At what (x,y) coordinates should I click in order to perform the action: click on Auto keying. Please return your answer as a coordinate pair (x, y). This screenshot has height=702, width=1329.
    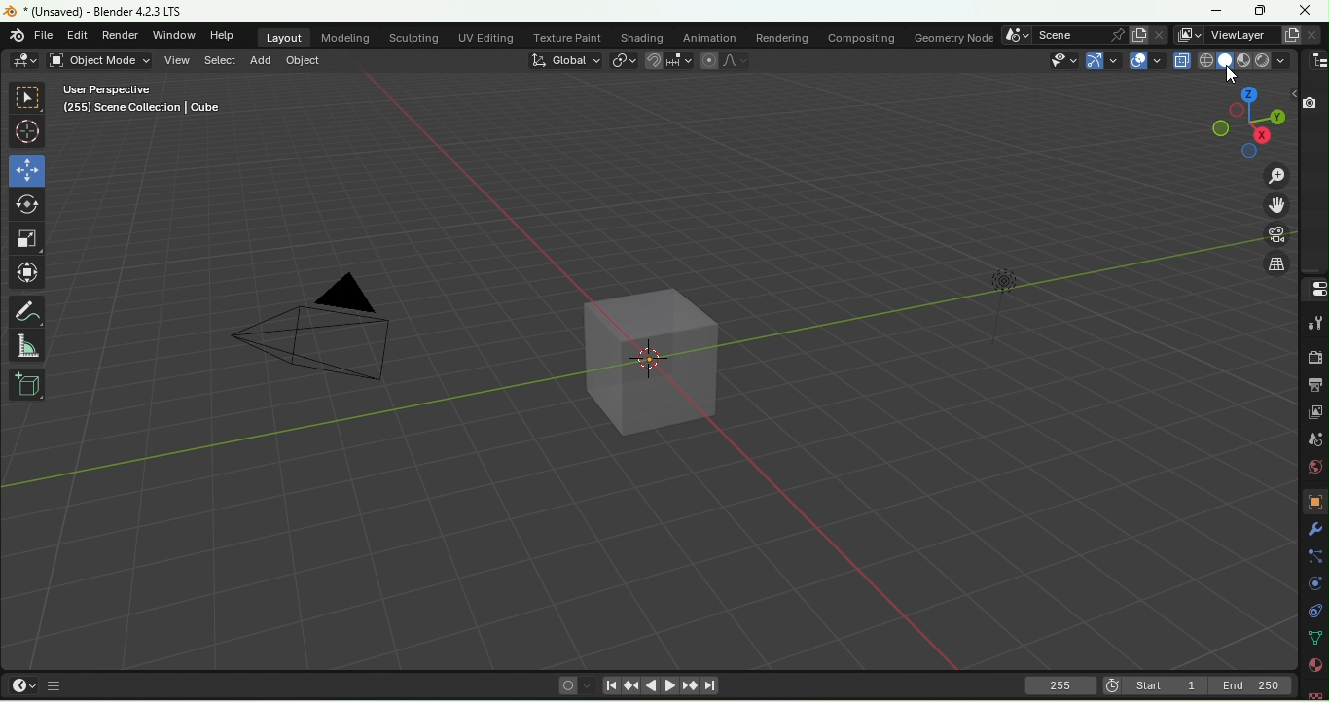
    Looking at the image, I should click on (568, 687).